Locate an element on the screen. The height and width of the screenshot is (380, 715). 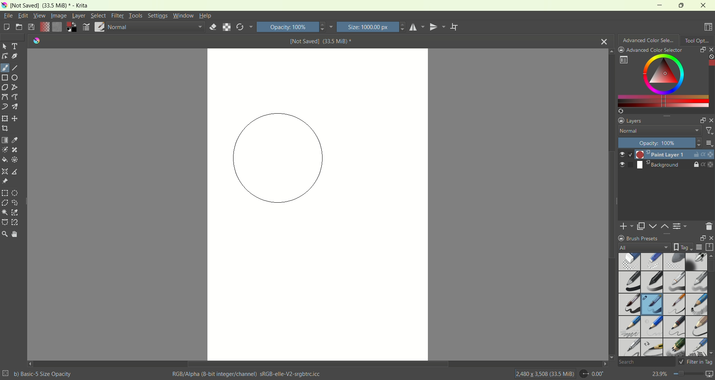
brush presets is located at coordinates (638, 238).